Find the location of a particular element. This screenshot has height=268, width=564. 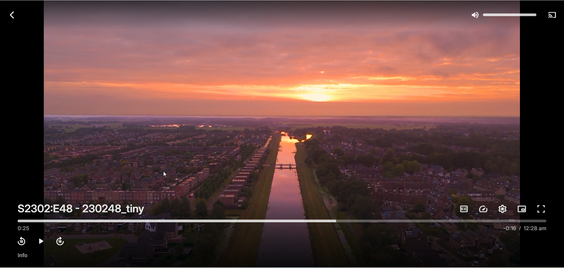

cursor is located at coordinates (165, 174).